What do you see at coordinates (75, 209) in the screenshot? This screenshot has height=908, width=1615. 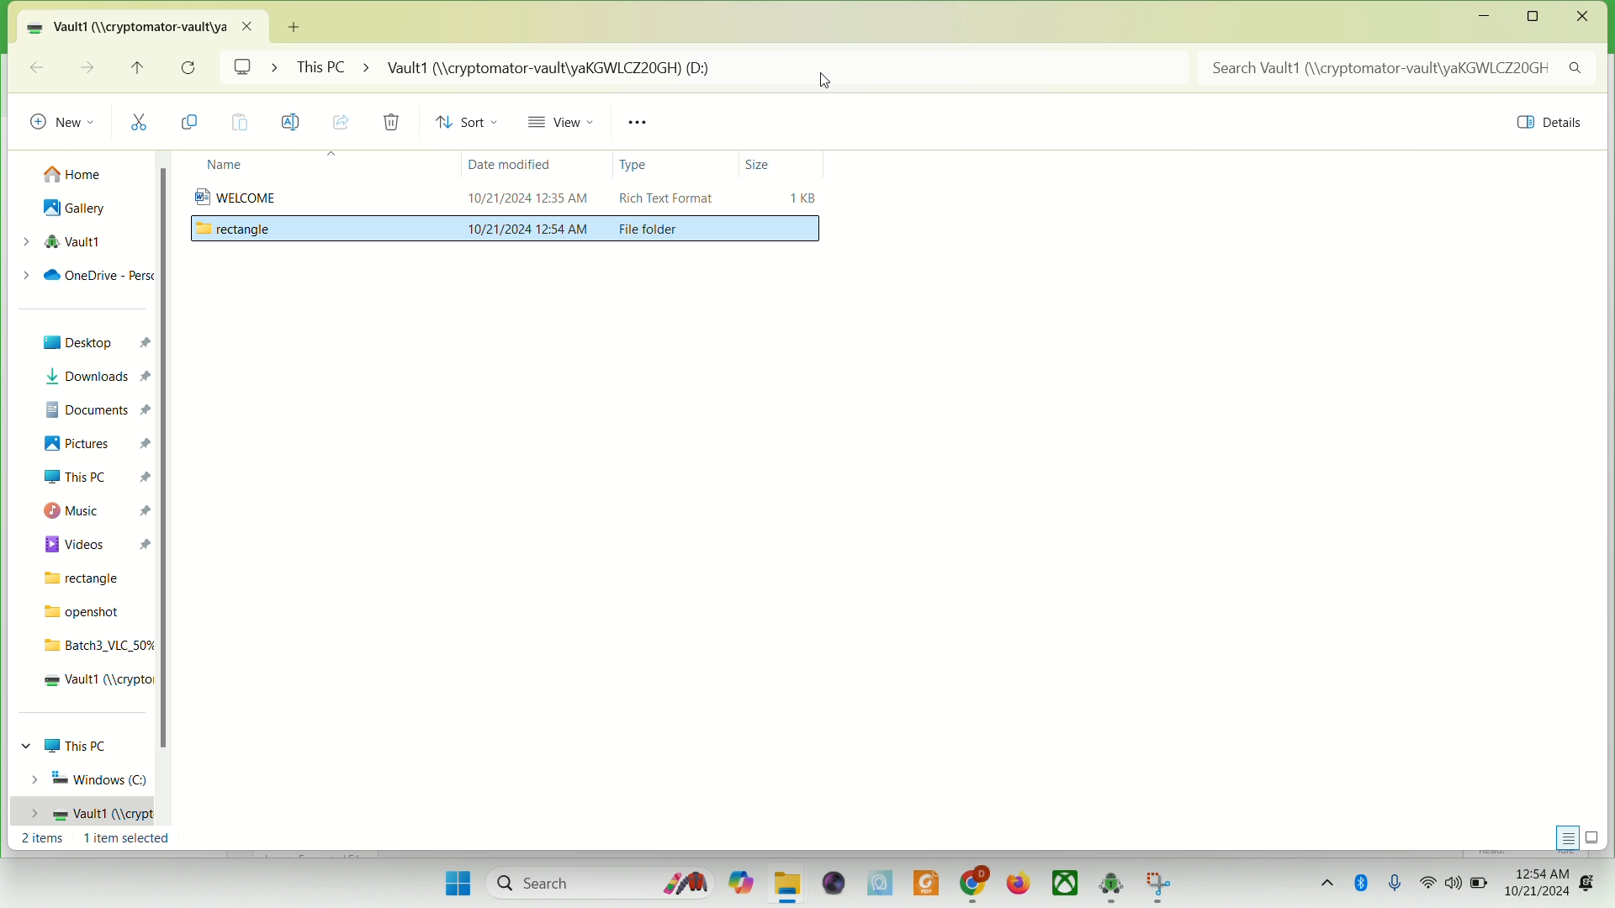 I see `gallery` at bounding box center [75, 209].